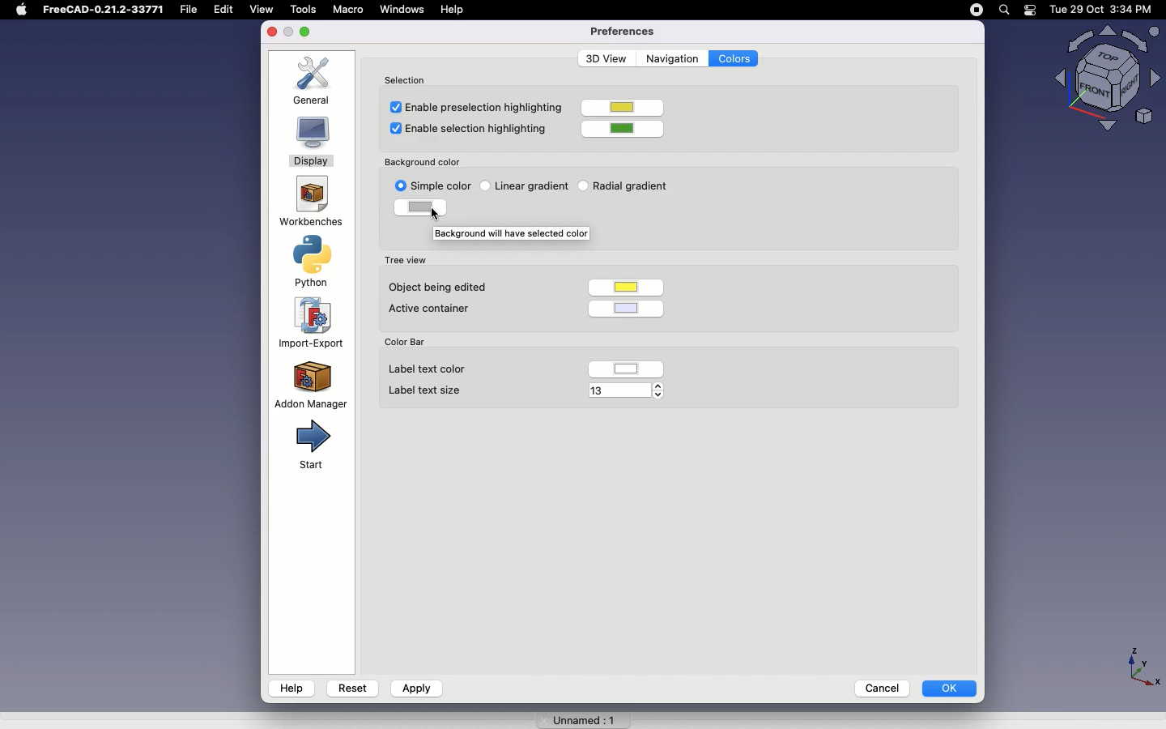  Describe the element at coordinates (1003, 10) in the screenshot. I see `search` at that location.